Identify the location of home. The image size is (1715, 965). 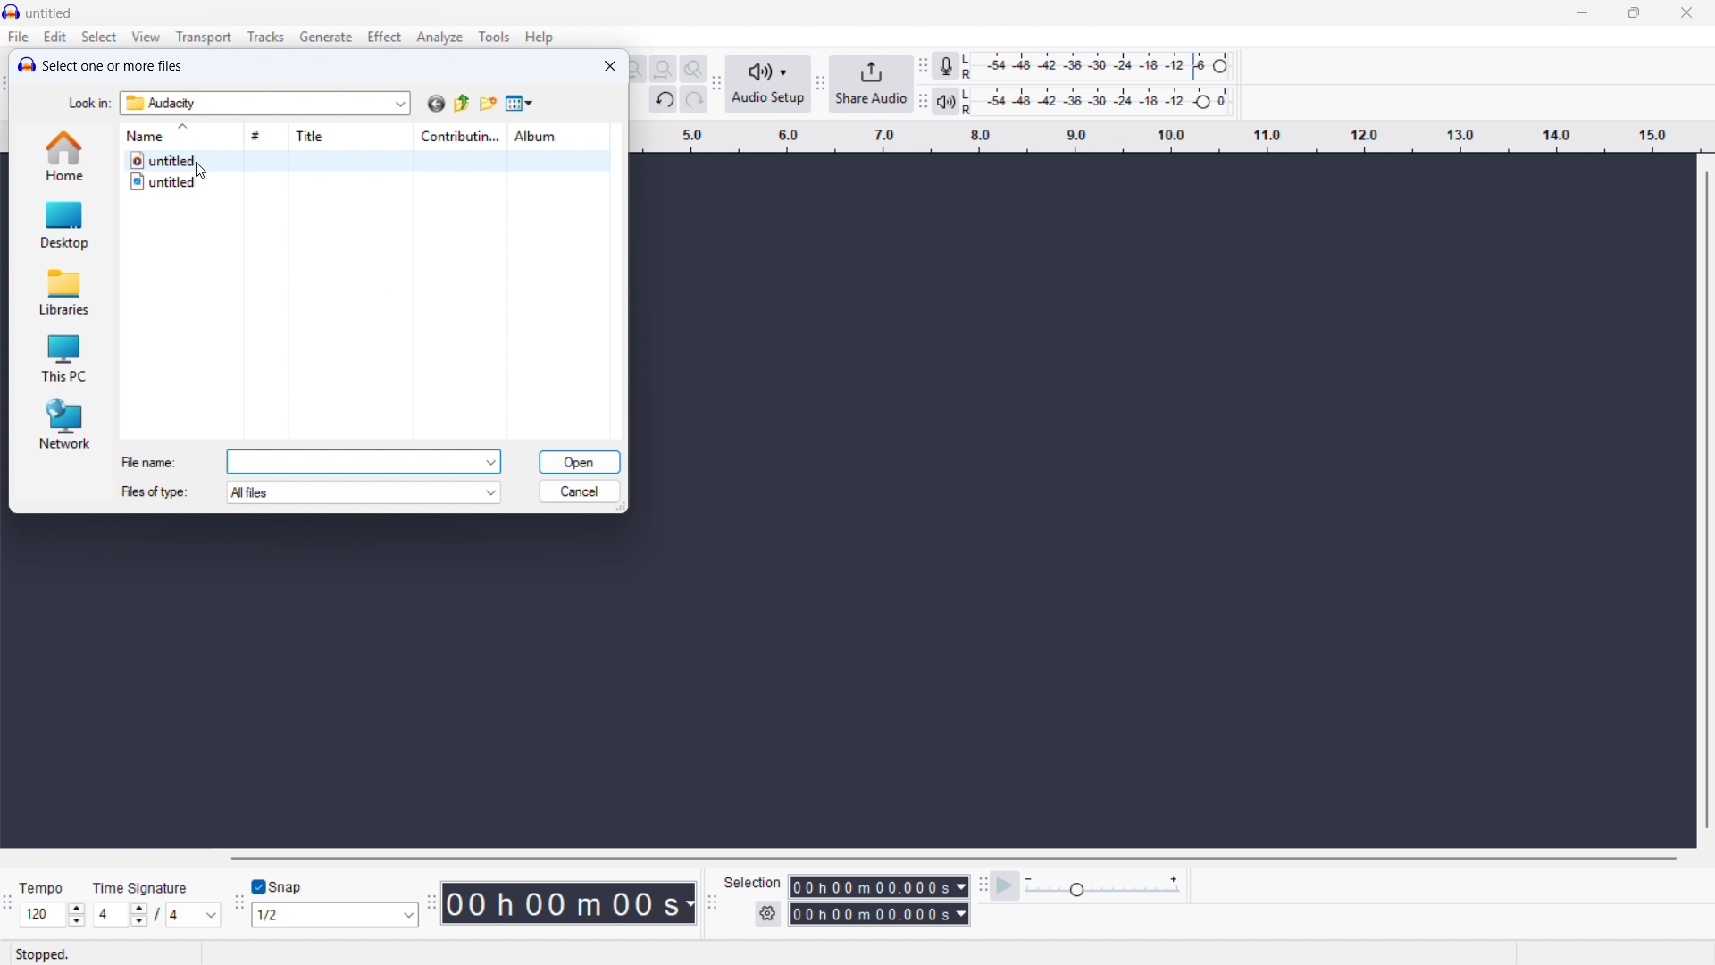
(65, 156).